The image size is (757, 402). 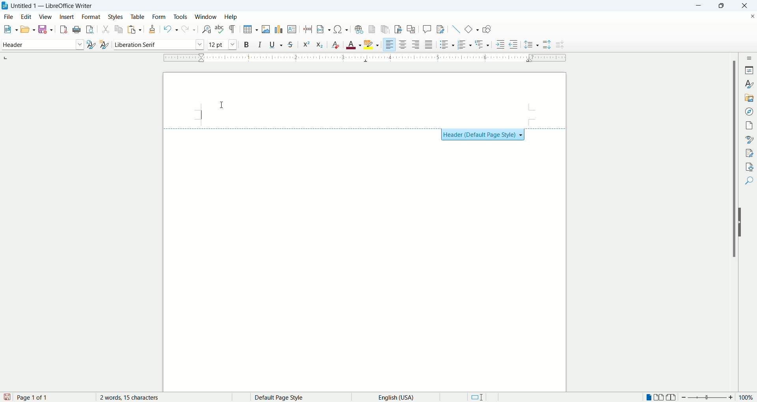 What do you see at coordinates (43, 45) in the screenshot?
I see `paragraph style` at bounding box center [43, 45].